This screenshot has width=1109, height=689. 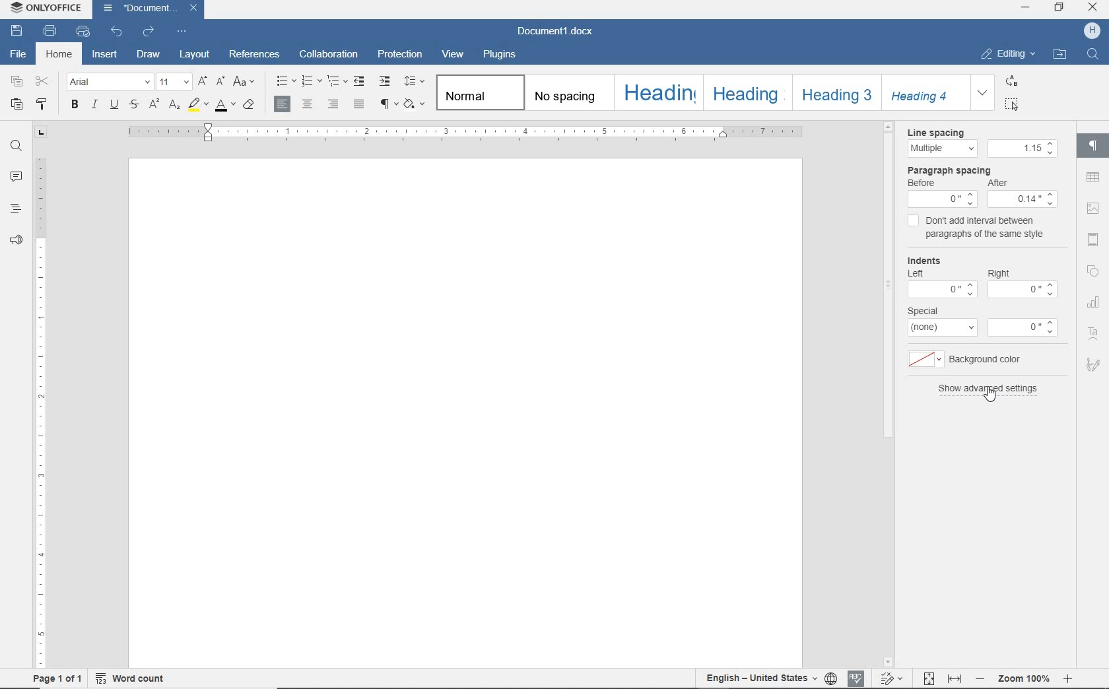 What do you see at coordinates (17, 104) in the screenshot?
I see `paste` at bounding box center [17, 104].